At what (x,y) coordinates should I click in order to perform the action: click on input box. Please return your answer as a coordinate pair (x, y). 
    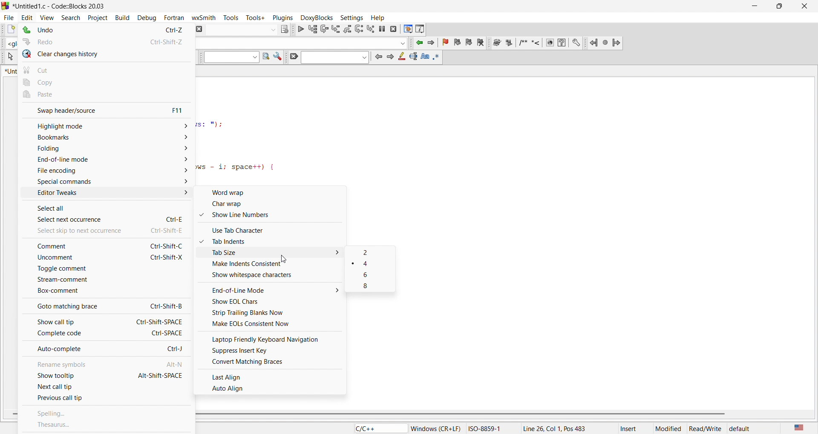
    Looking at the image, I should click on (228, 59).